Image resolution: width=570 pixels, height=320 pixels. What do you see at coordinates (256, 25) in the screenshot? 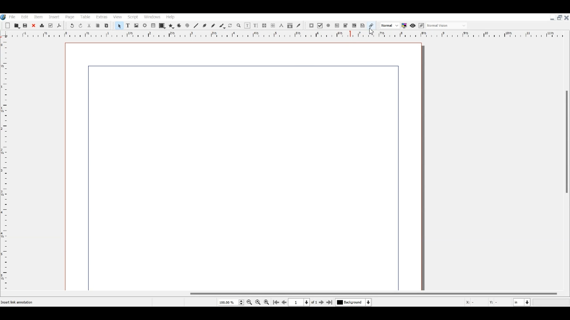
I see `Edit Text` at bounding box center [256, 25].